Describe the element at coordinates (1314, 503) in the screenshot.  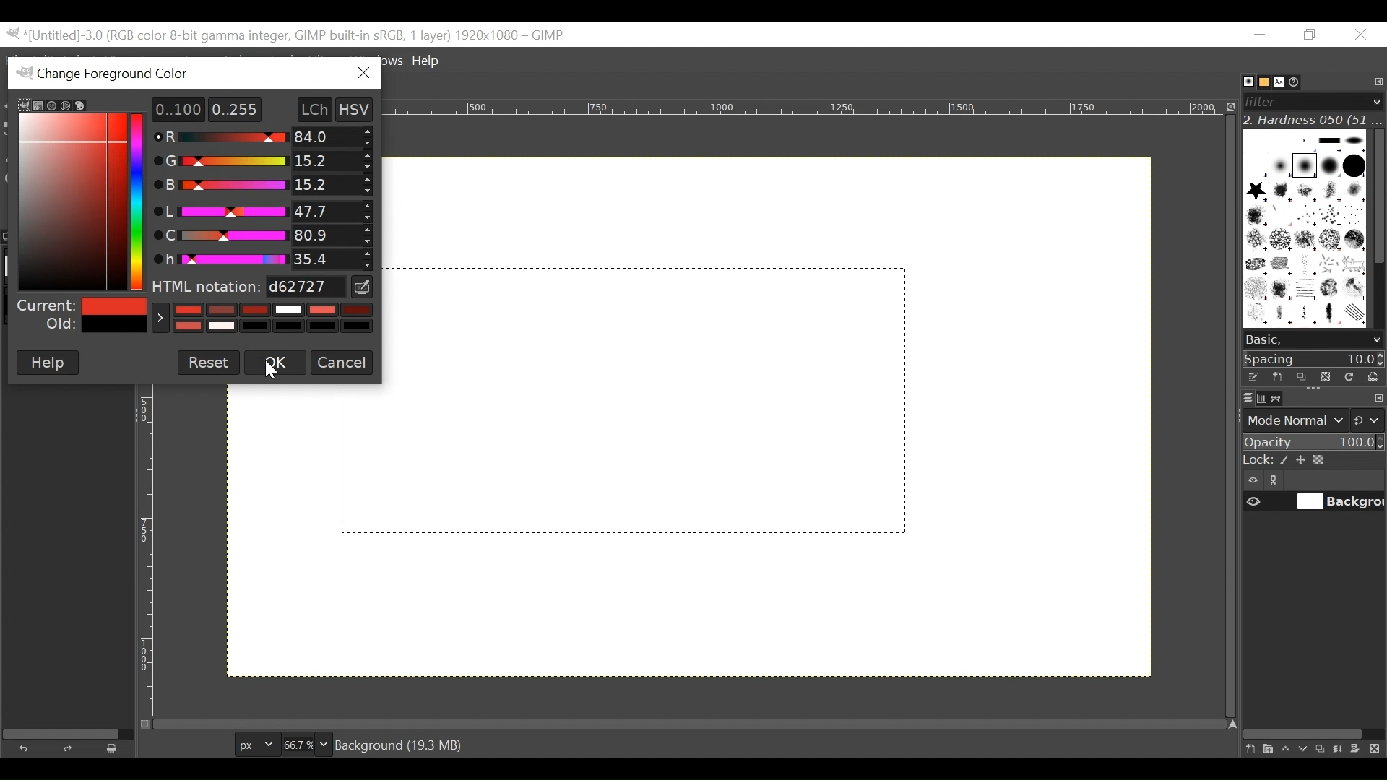
I see `(un)select item visibility background` at that location.